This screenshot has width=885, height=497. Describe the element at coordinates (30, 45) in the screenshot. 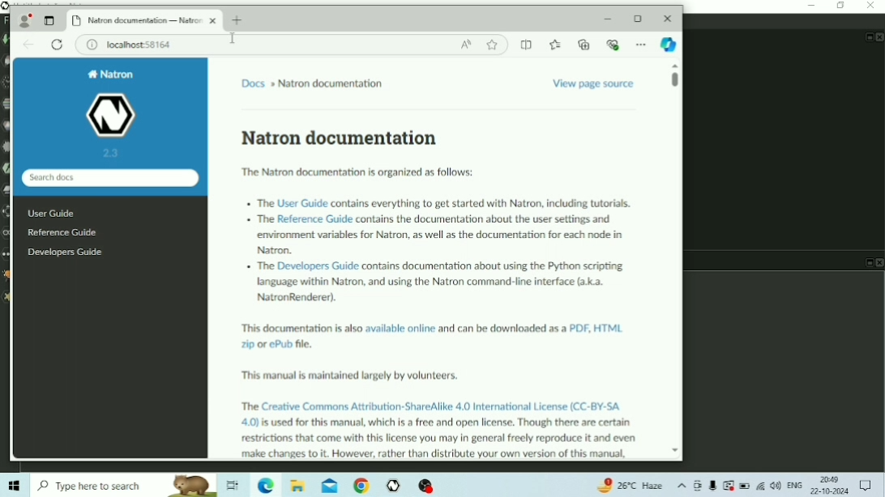

I see `Back` at that location.